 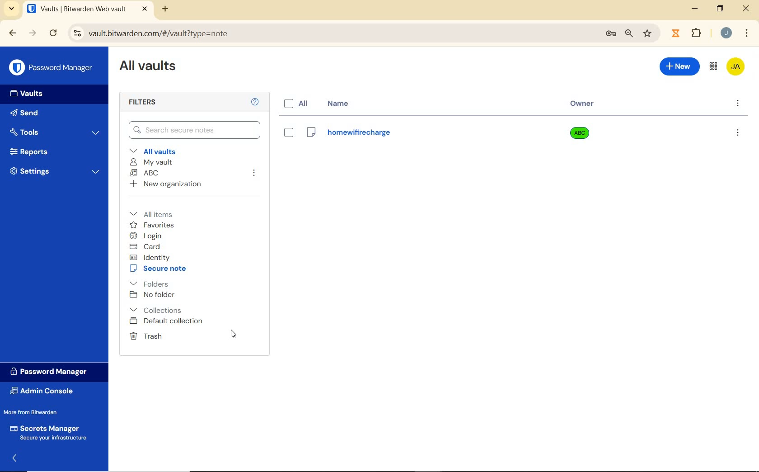 What do you see at coordinates (695, 8) in the screenshot?
I see `minimize` at bounding box center [695, 8].